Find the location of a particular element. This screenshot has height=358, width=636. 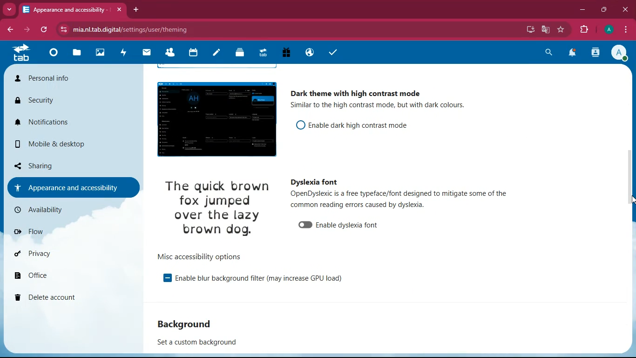

mail is located at coordinates (149, 52).